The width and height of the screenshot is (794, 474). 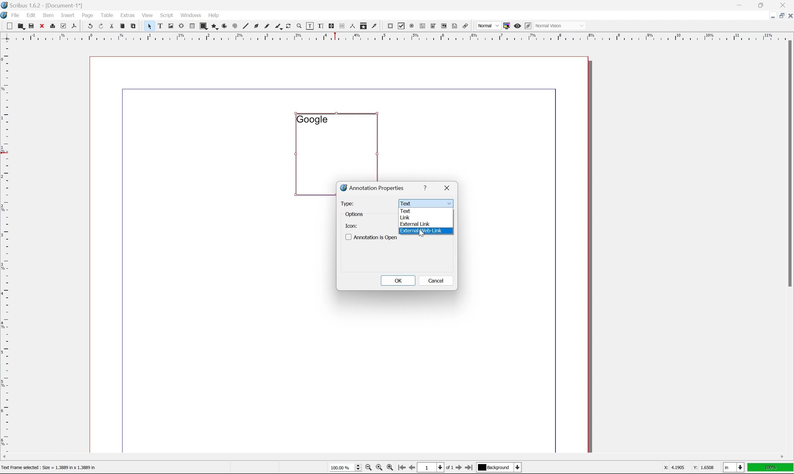 I want to click on pdf combo box, so click(x=432, y=27).